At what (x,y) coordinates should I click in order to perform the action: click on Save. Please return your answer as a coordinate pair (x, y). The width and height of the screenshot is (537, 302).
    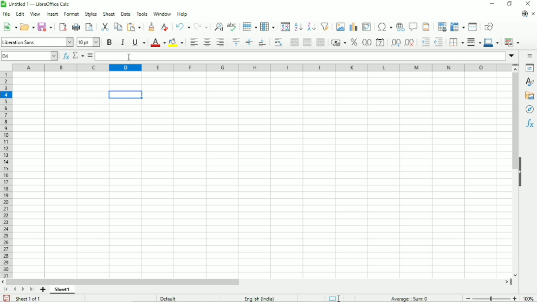
    Looking at the image, I should click on (45, 27).